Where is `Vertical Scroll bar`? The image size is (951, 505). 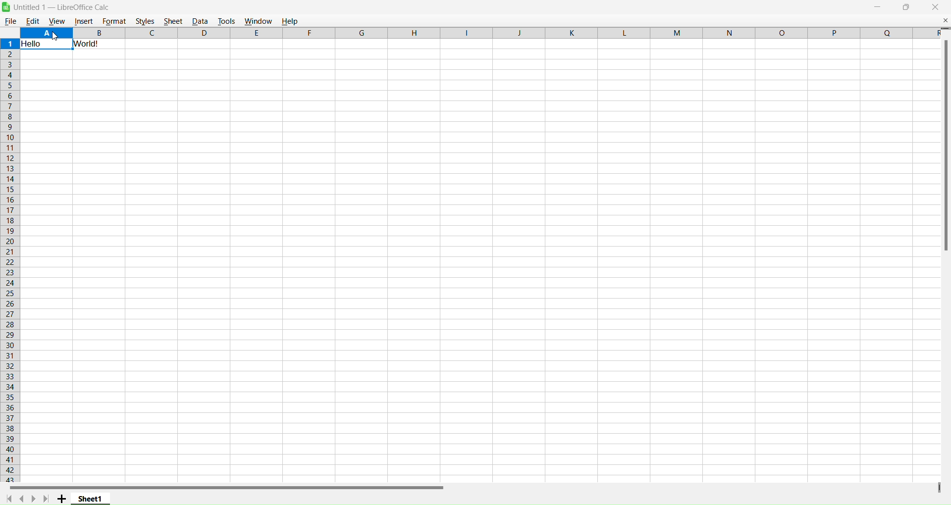
Vertical Scroll bar is located at coordinates (945, 141).